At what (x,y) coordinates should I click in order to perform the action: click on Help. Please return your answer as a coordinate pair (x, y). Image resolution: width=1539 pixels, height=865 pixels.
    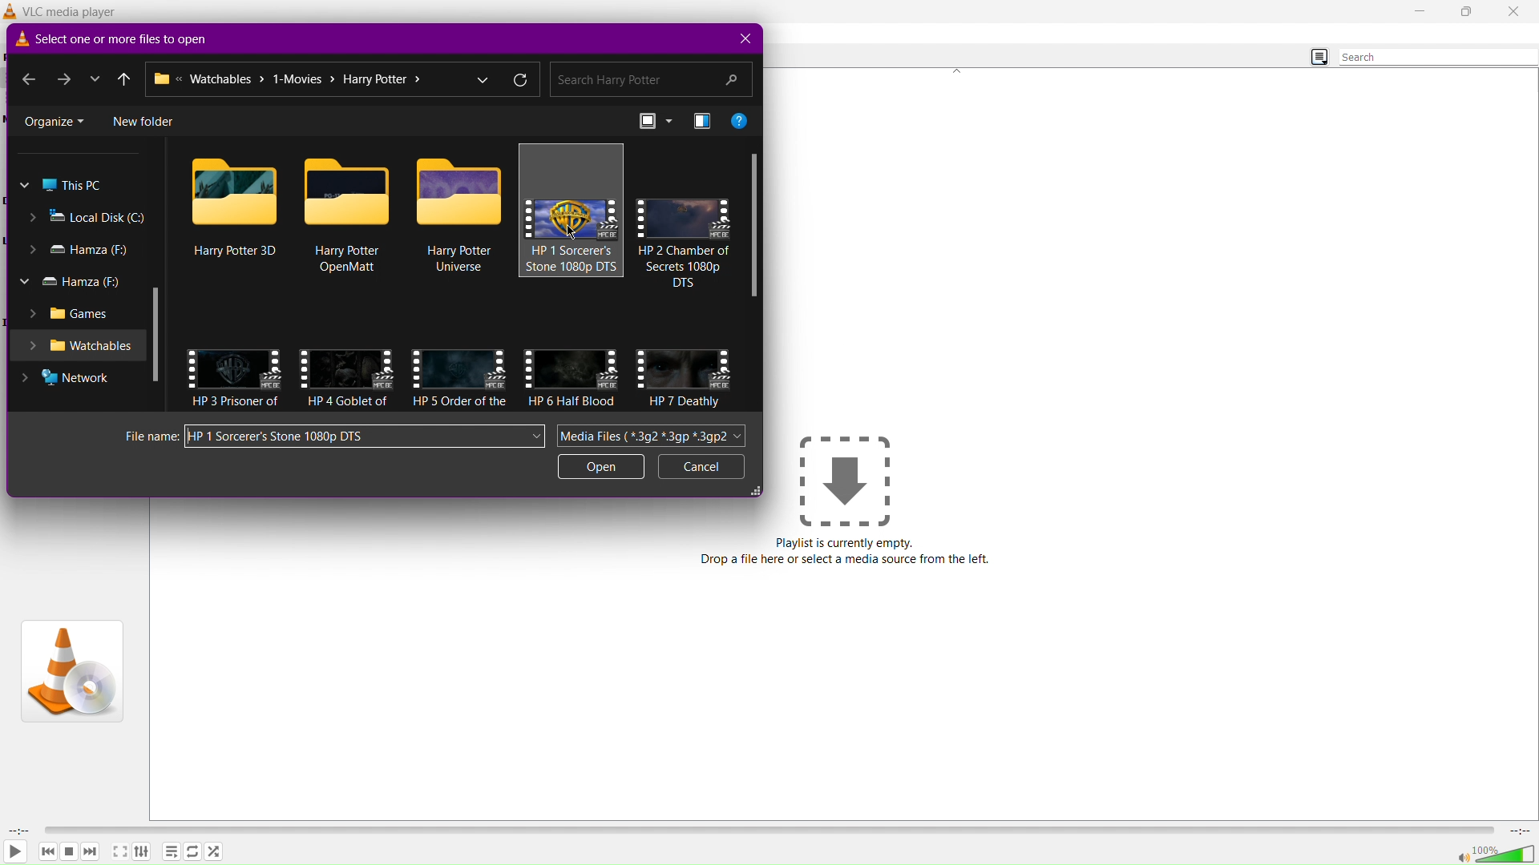
    Looking at the image, I should click on (741, 122).